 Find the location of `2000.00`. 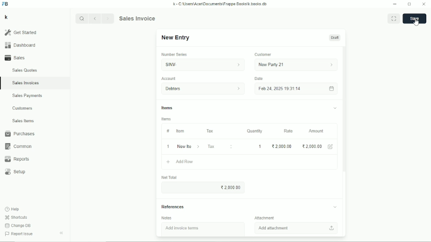

2000.00 is located at coordinates (281, 146).